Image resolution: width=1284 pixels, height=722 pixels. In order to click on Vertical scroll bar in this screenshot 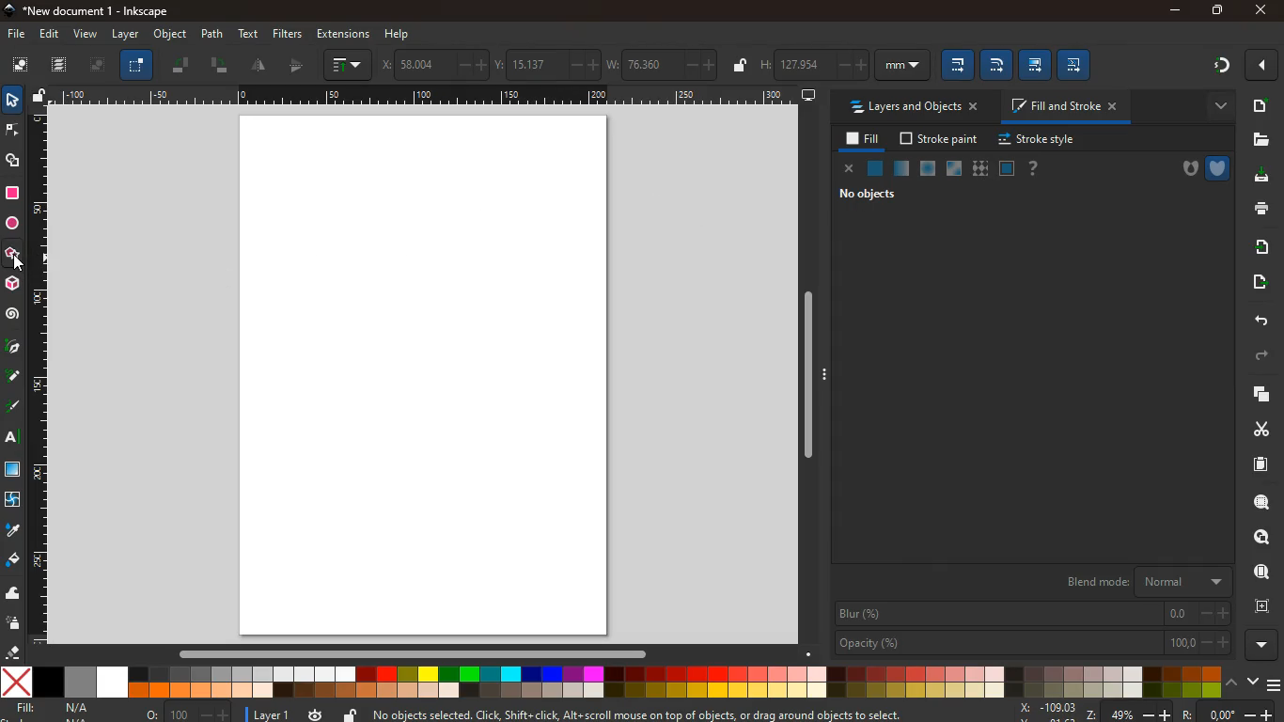, I will do `click(811, 378)`.